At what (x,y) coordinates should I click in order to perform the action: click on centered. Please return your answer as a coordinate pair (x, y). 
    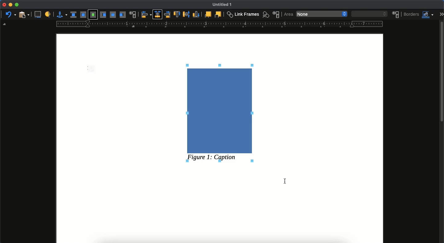
    Looking at the image, I should click on (157, 14).